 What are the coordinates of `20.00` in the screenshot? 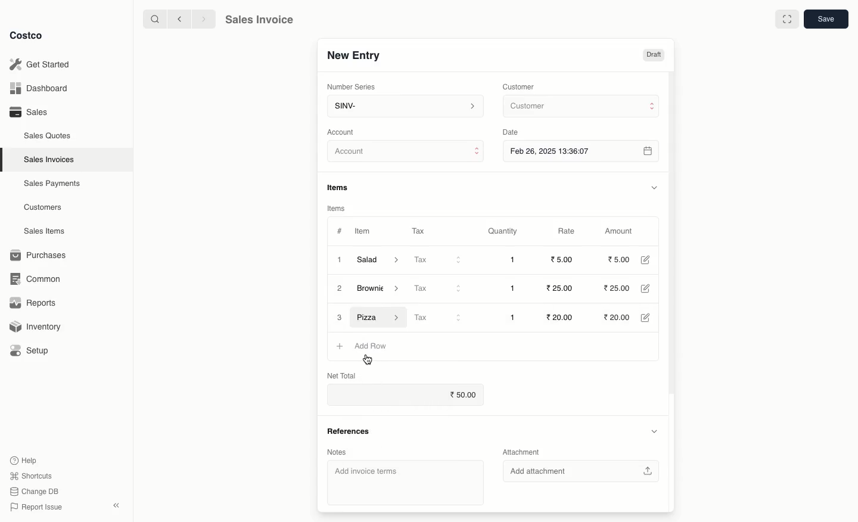 It's located at (560, 318).